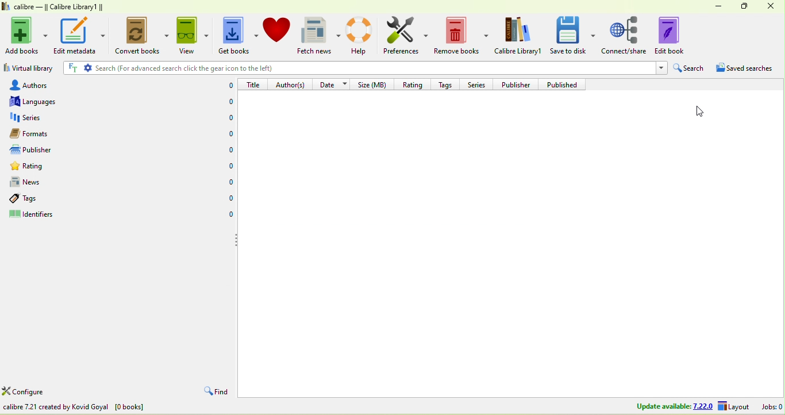  I want to click on save to disk, so click(573, 34).